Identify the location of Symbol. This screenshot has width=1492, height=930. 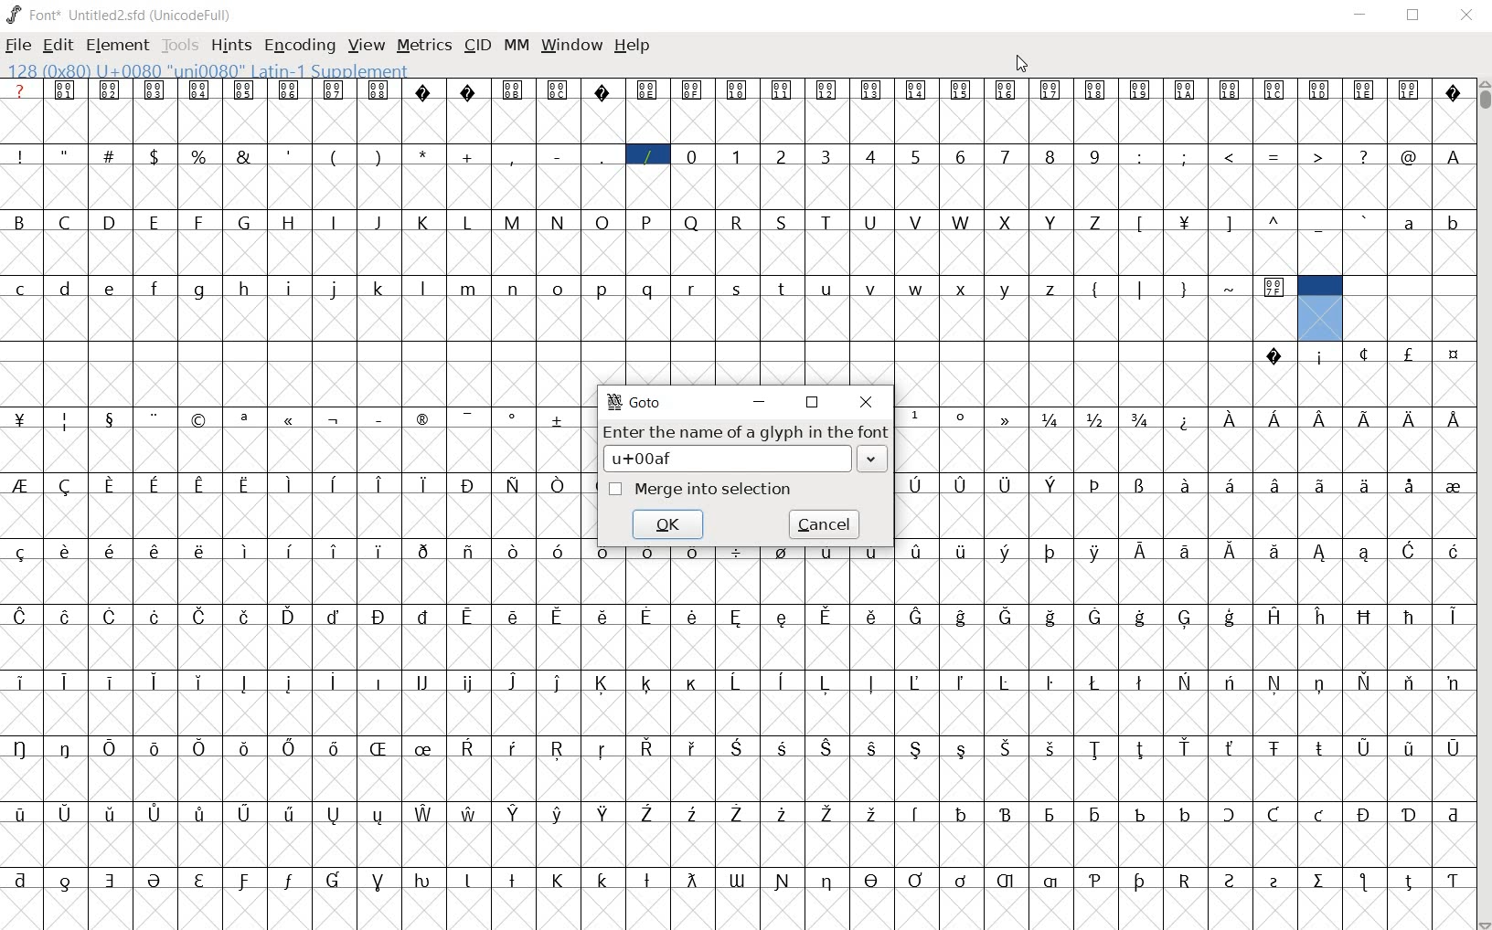
(647, 878).